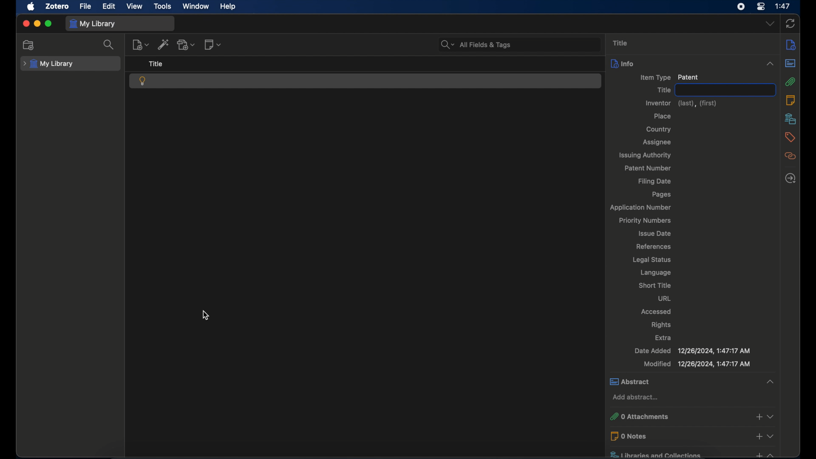  Describe the element at coordinates (109, 45) in the screenshot. I see `search` at that location.